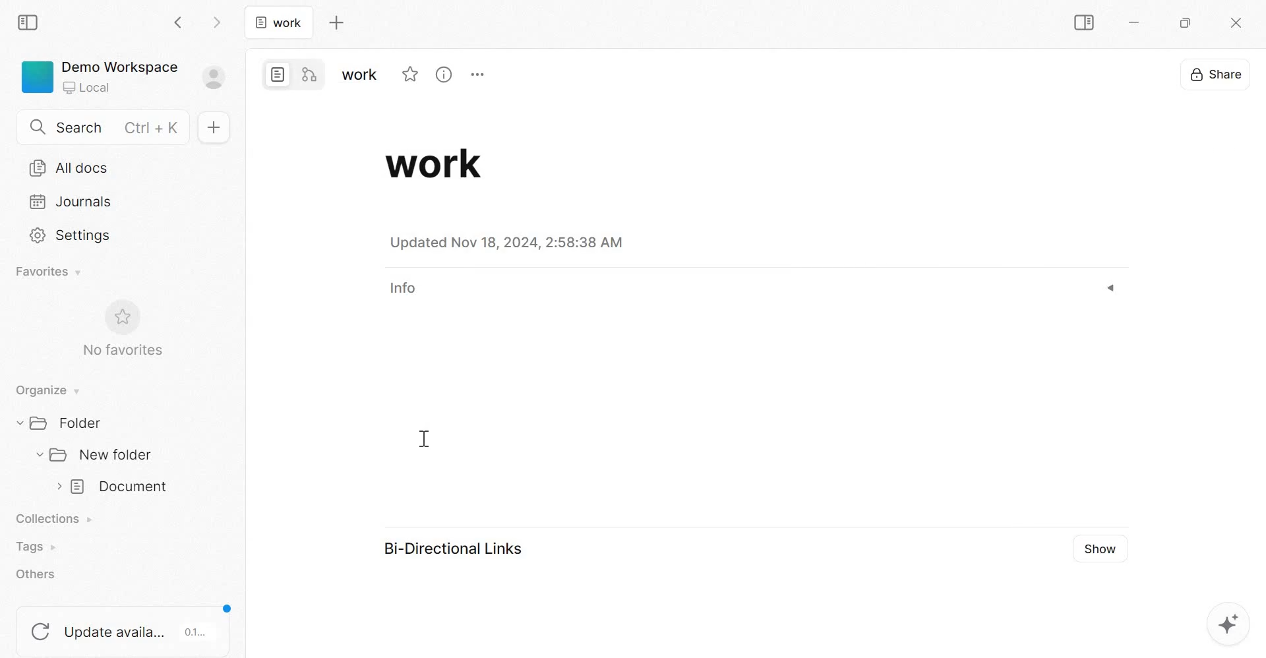 The image size is (1266, 658). What do you see at coordinates (108, 125) in the screenshot?
I see `Search` at bounding box center [108, 125].